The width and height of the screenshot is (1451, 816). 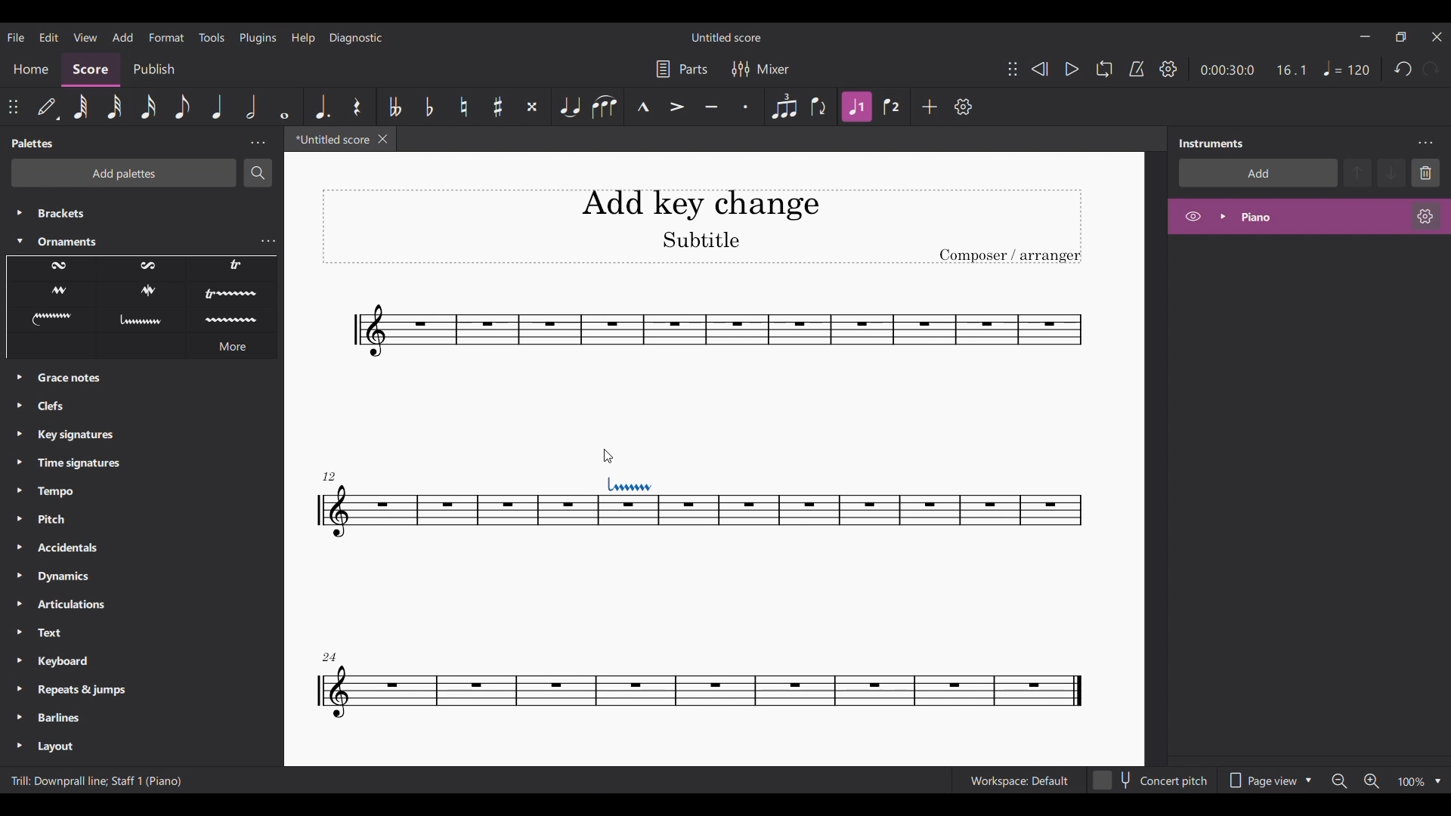 What do you see at coordinates (964, 107) in the screenshot?
I see `Customize tools` at bounding box center [964, 107].